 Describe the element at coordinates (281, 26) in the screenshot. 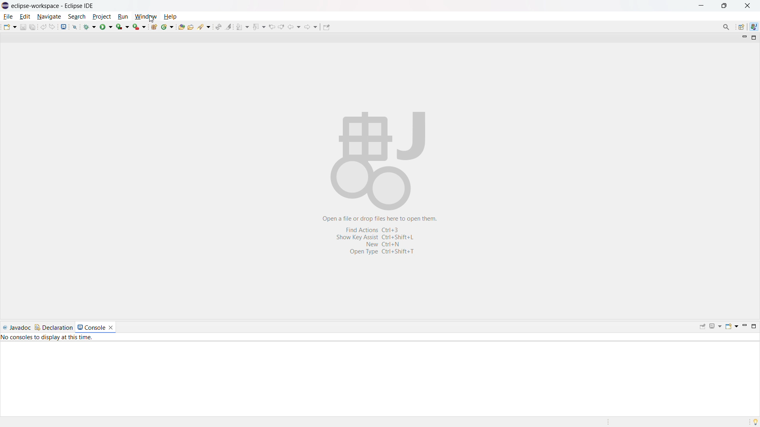

I see `view next location` at that location.